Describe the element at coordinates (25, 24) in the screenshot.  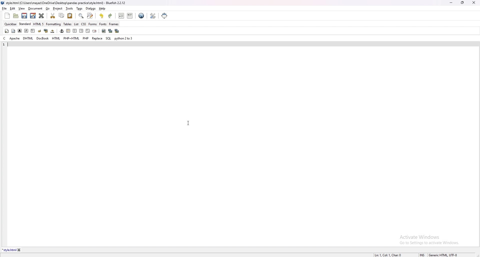
I see `standard` at that location.